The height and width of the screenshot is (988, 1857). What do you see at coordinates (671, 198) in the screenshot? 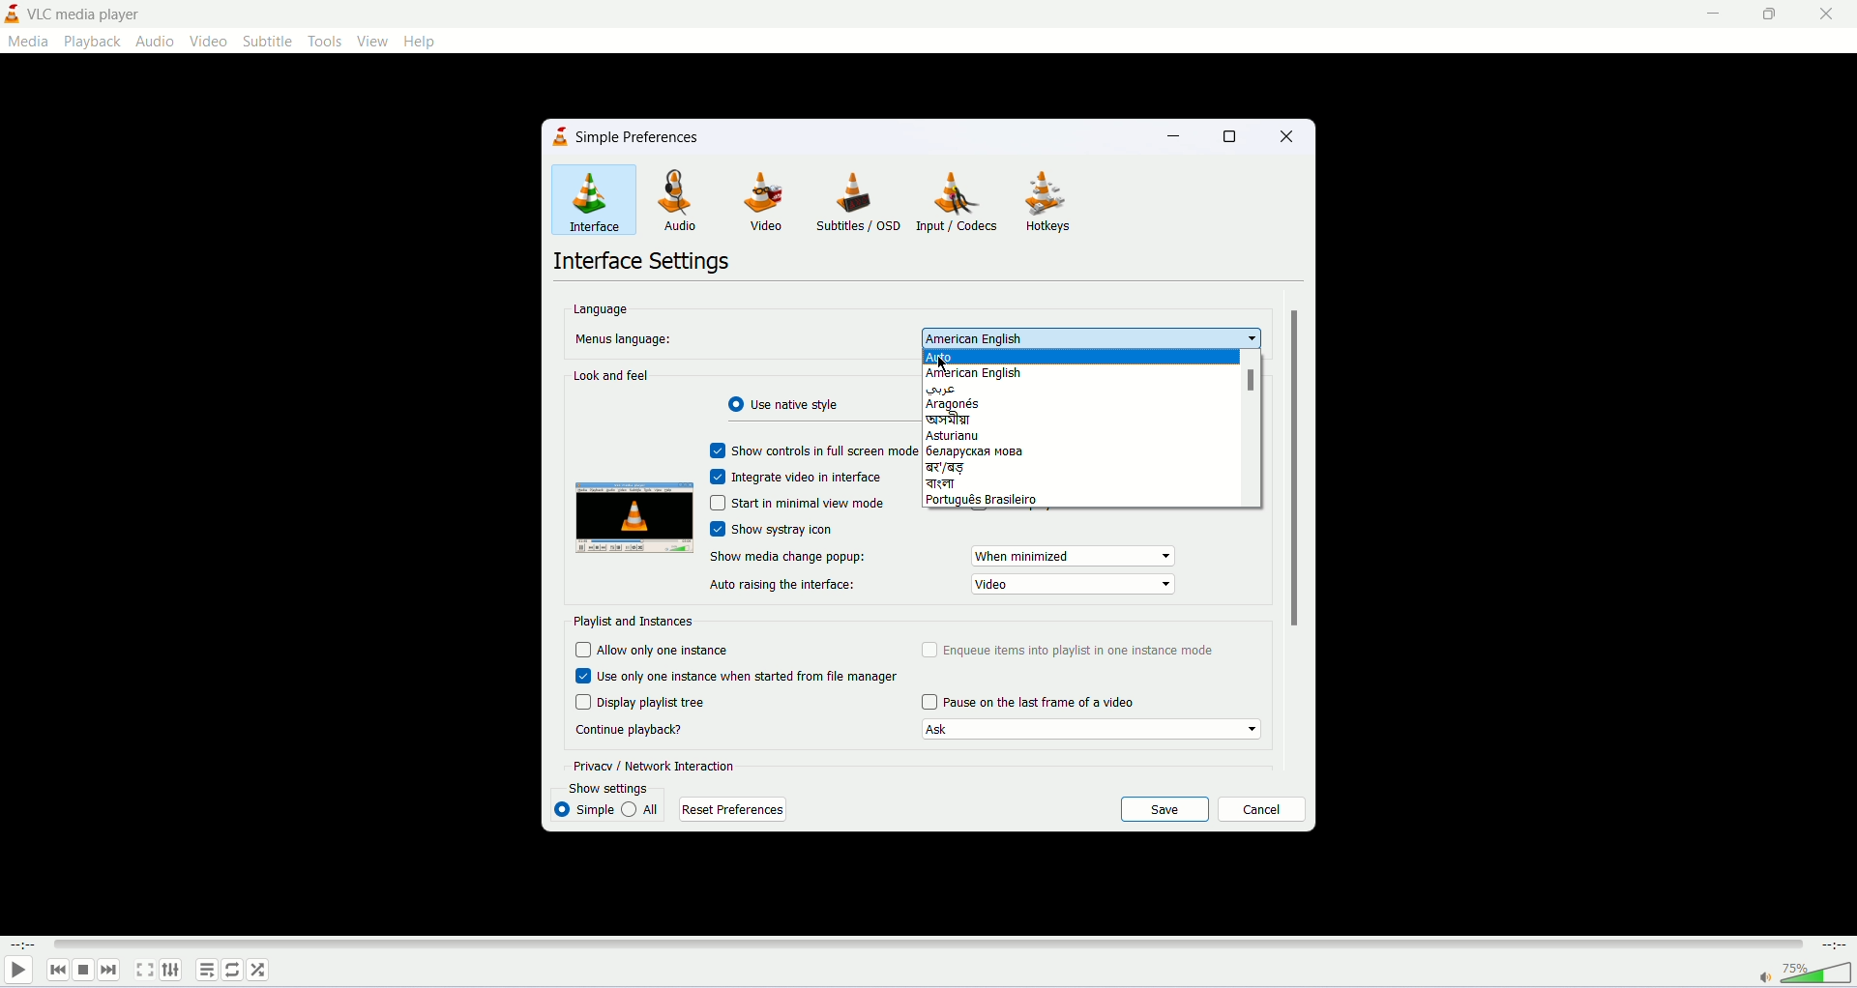
I see `audio` at bounding box center [671, 198].